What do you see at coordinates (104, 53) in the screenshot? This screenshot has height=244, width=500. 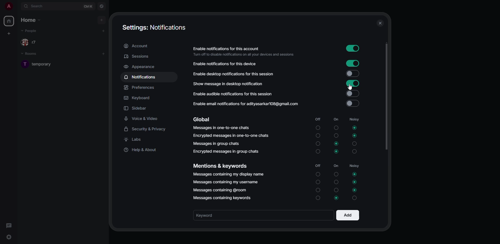 I see `add` at bounding box center [104, 53].